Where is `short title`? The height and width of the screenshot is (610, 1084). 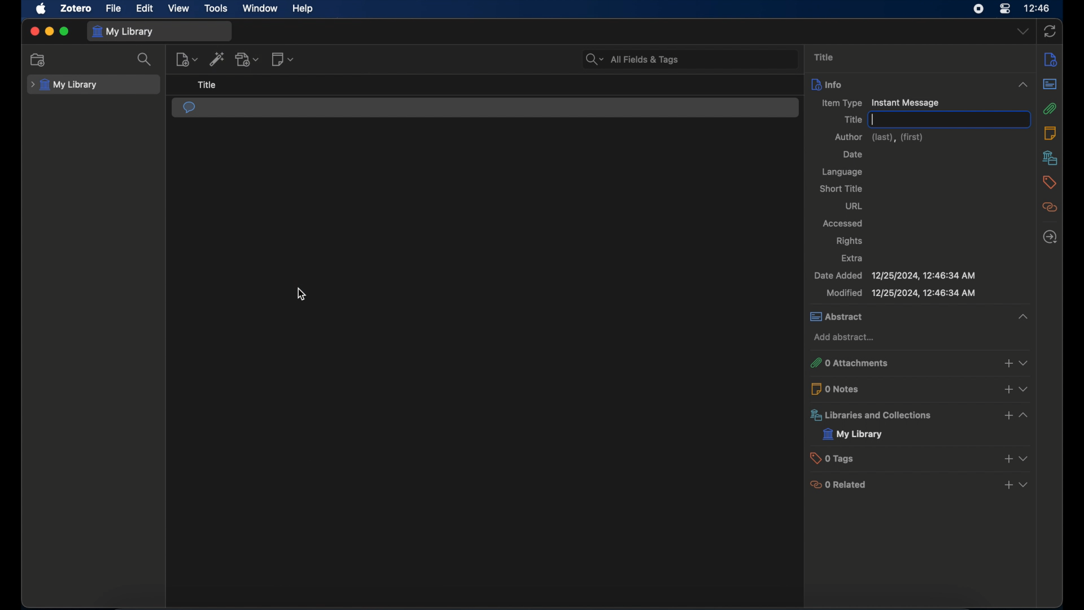 short title is located at coordinates (841, 188).